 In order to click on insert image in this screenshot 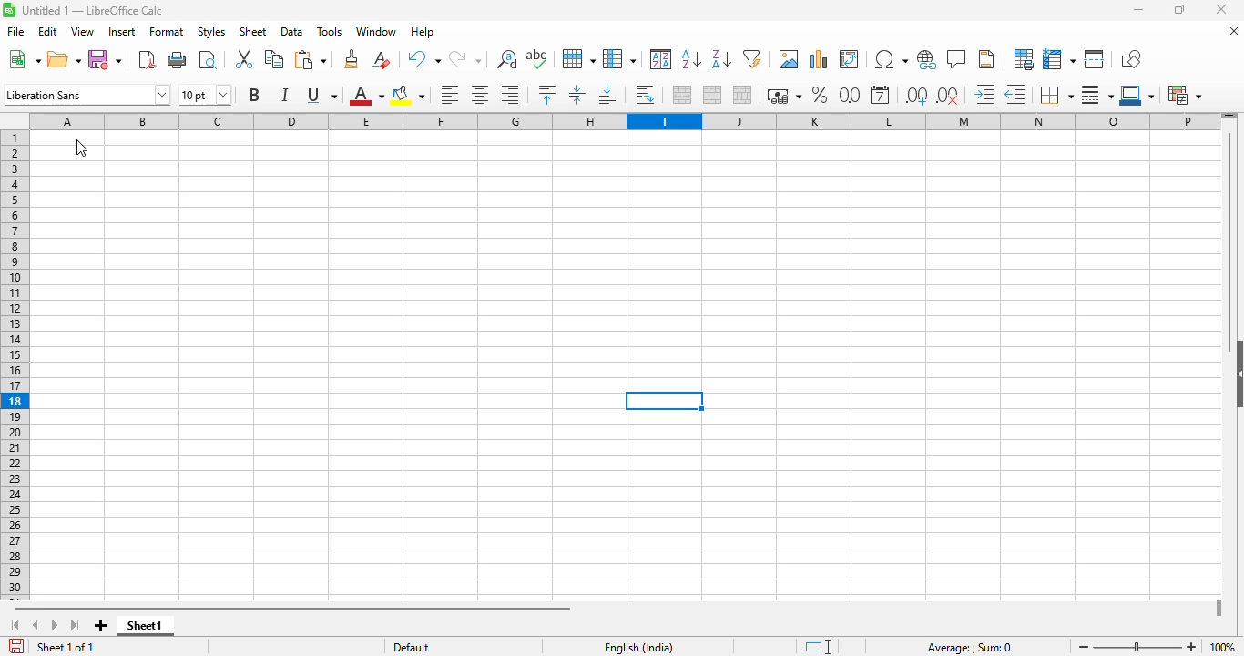, I will do `click(790, 59)`.